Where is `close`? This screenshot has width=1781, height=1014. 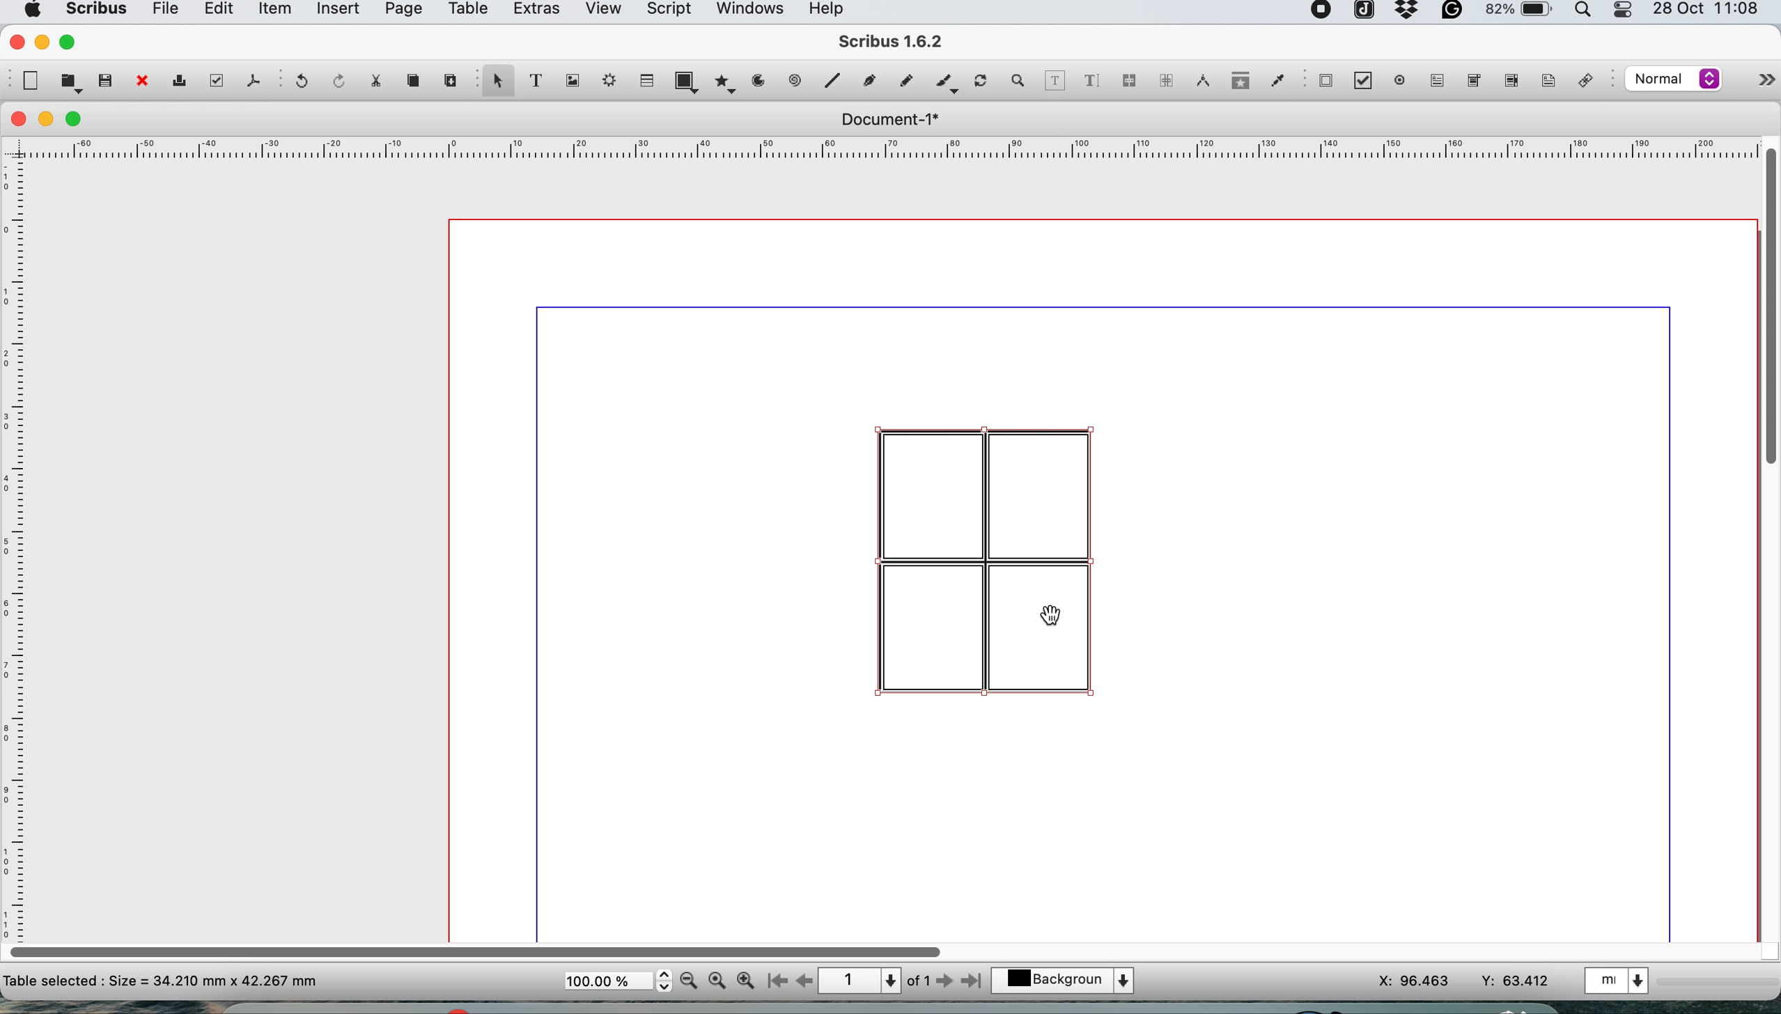
close is located at coordinates (15, 119).